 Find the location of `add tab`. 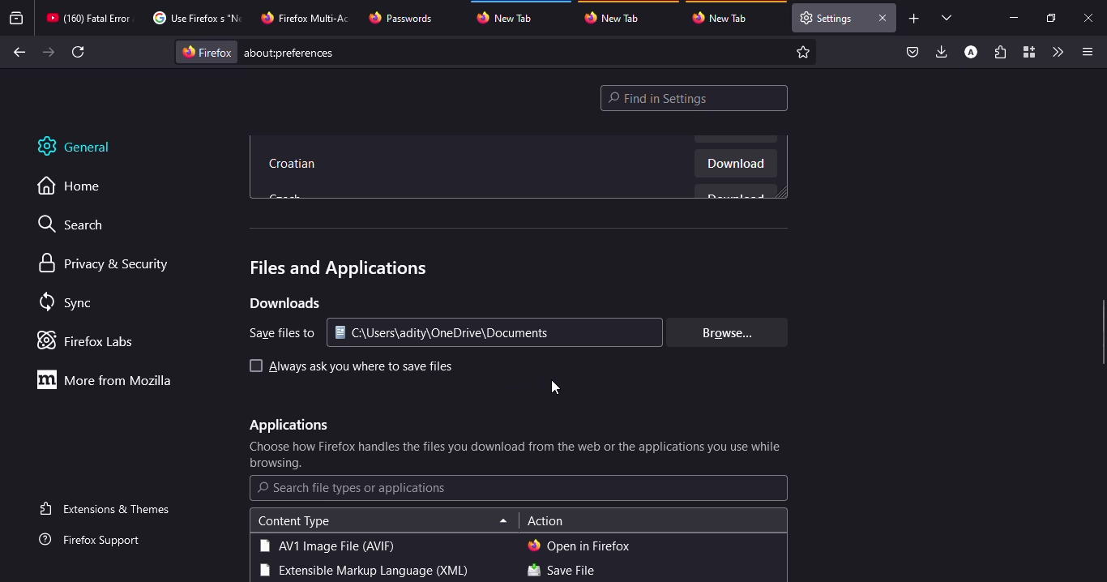

add tab is located at coordinates (914, 19).